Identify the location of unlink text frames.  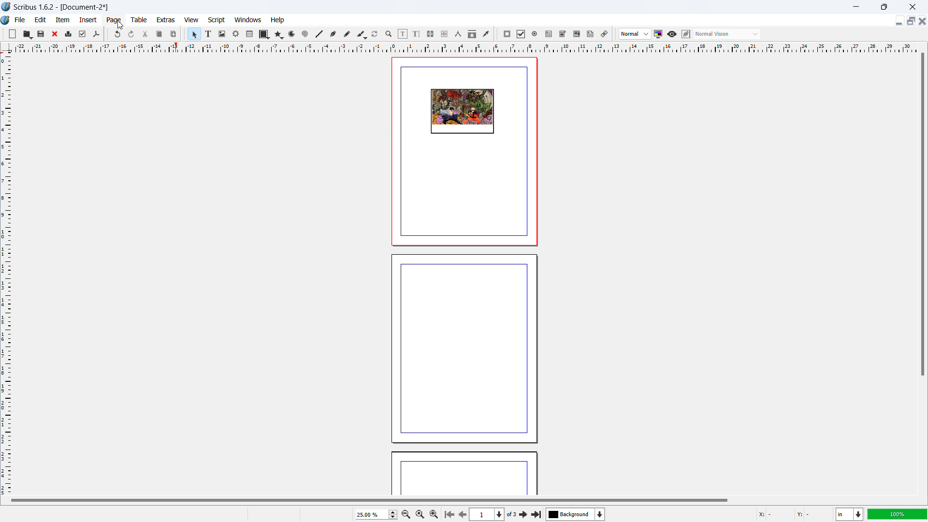
(444, 34).